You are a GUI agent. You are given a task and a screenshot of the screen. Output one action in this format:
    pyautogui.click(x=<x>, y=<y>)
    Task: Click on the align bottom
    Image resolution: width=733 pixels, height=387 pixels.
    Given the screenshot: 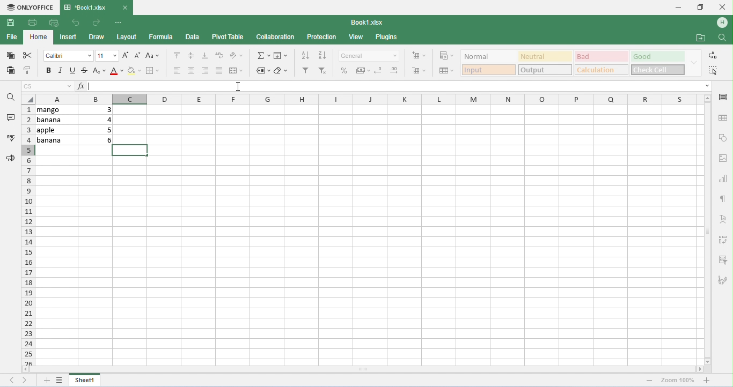 What is the action you would take?
    pyautogui.click(x=205, y=56)
    